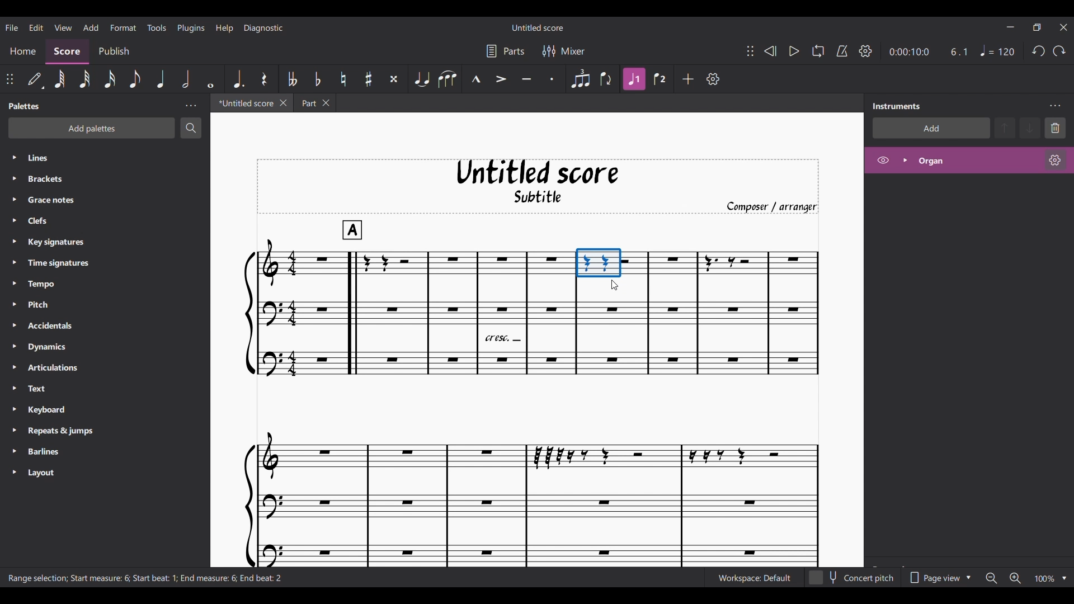 The image size is (1074, 604). I want to click on Staccato, so click(552, 79).